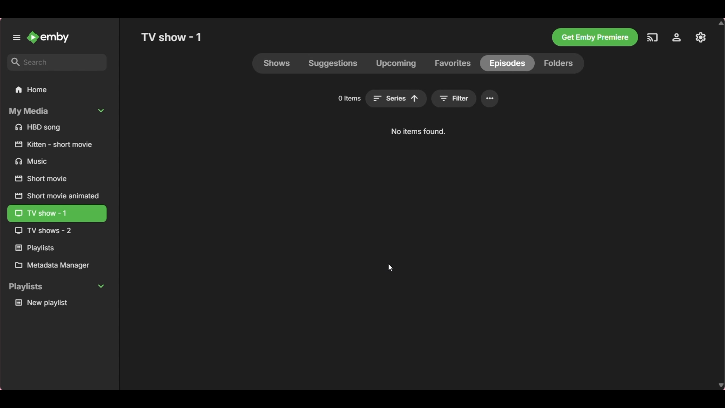 This screenshot has height=408, width=725. Describe the element at coordinates (57, 90) in the screenshot. I see `Home folder, current selection highlighted` at that location.